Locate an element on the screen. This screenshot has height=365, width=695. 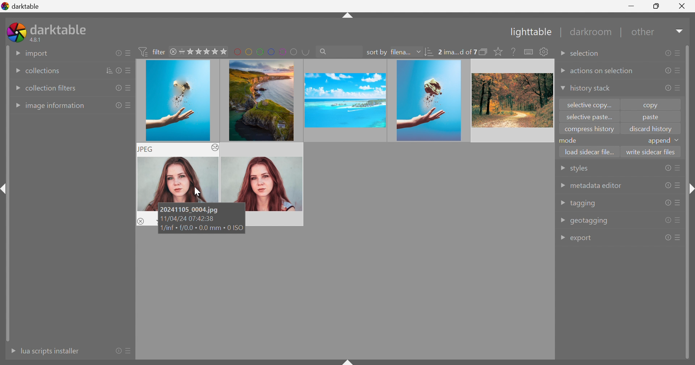
image is located at coordinates (262, 177).